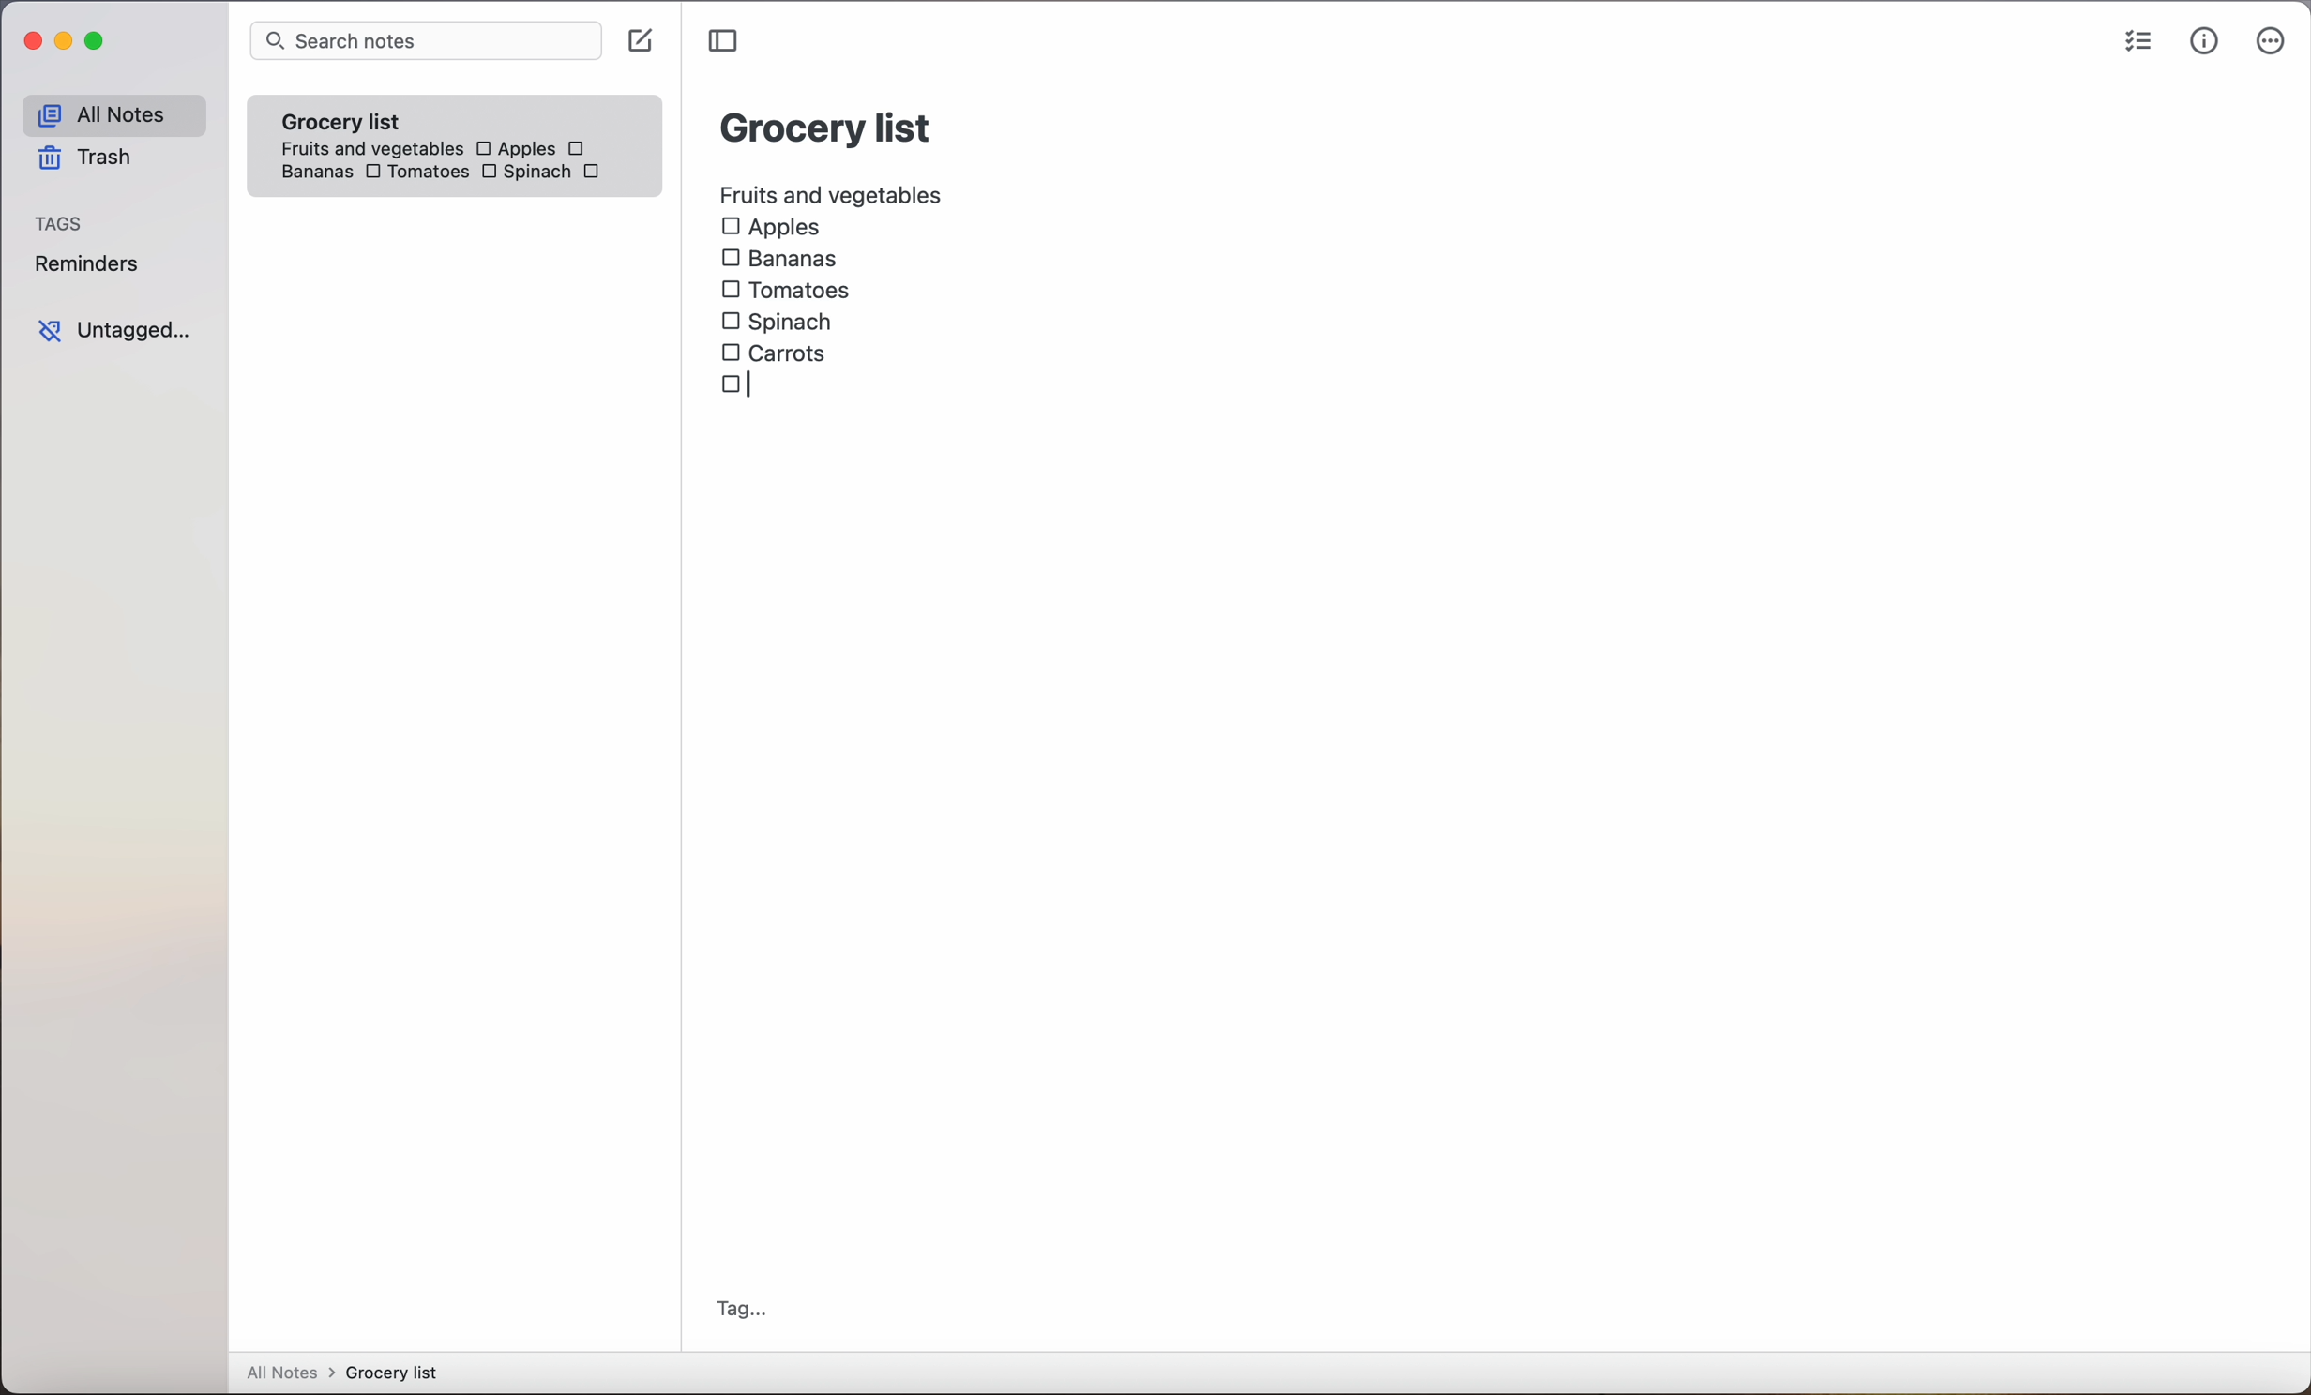 This screenshot has height=1395, width=2311. I want to click on reminders, so click(85, 267).